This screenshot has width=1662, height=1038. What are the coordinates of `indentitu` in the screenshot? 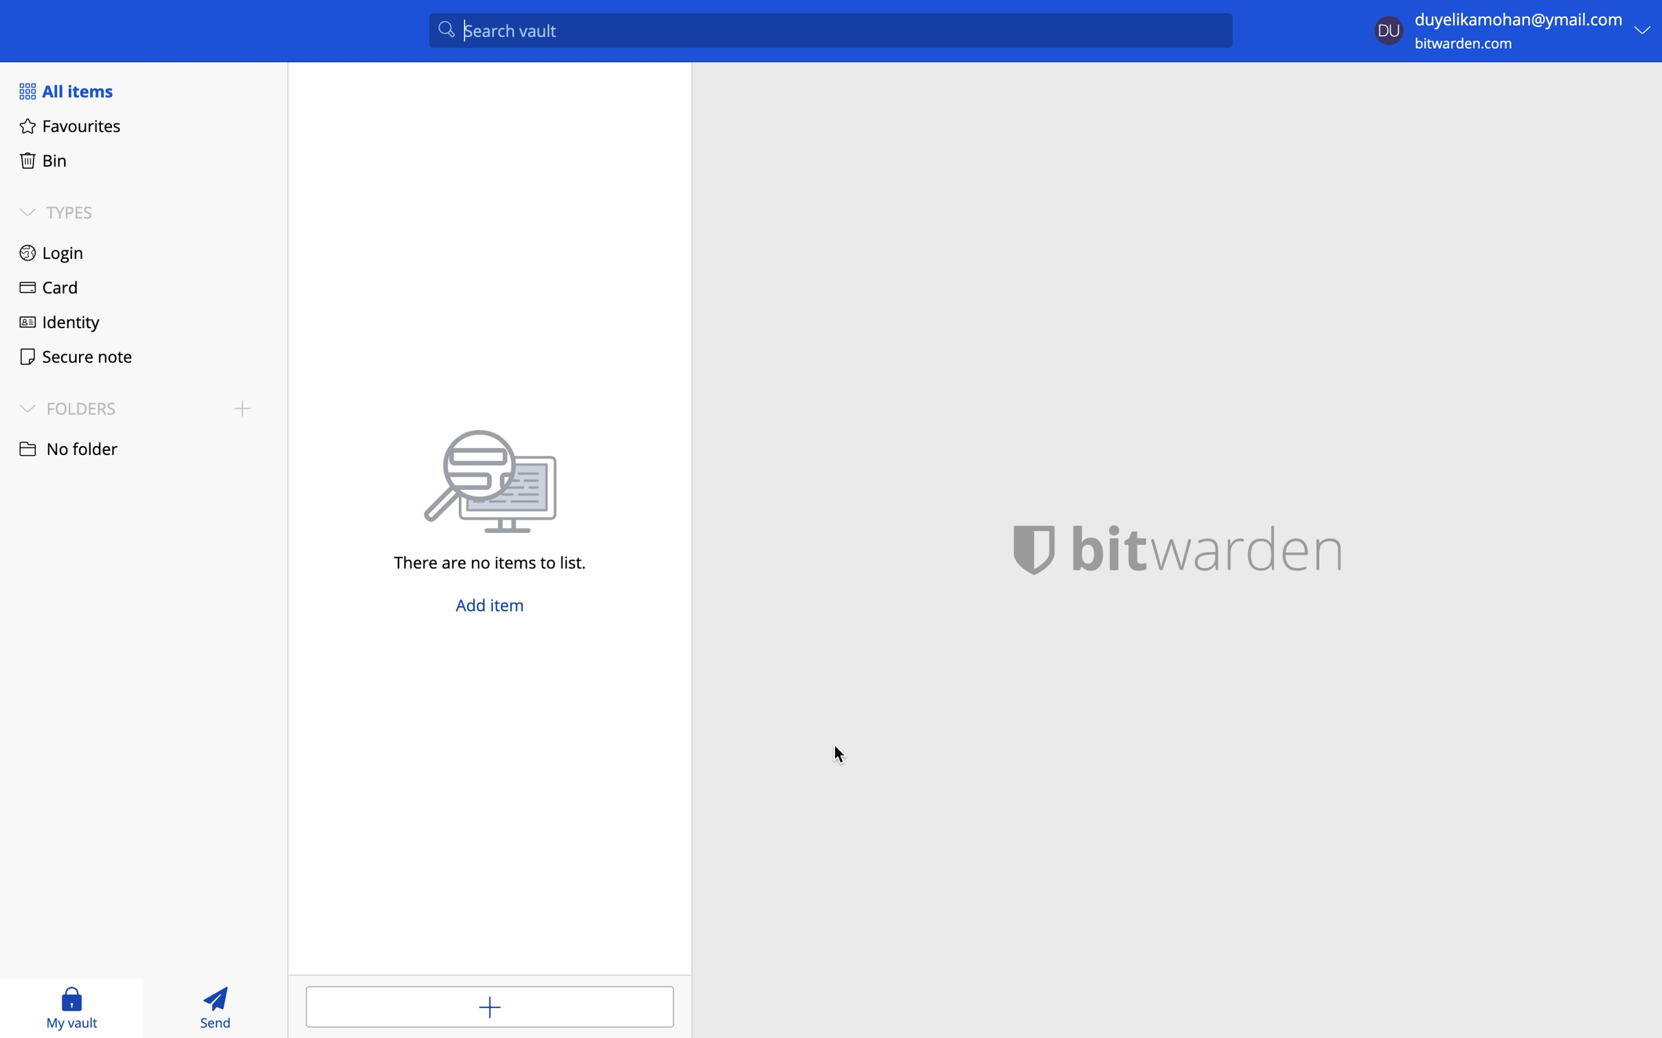 It's located at (67, 323).